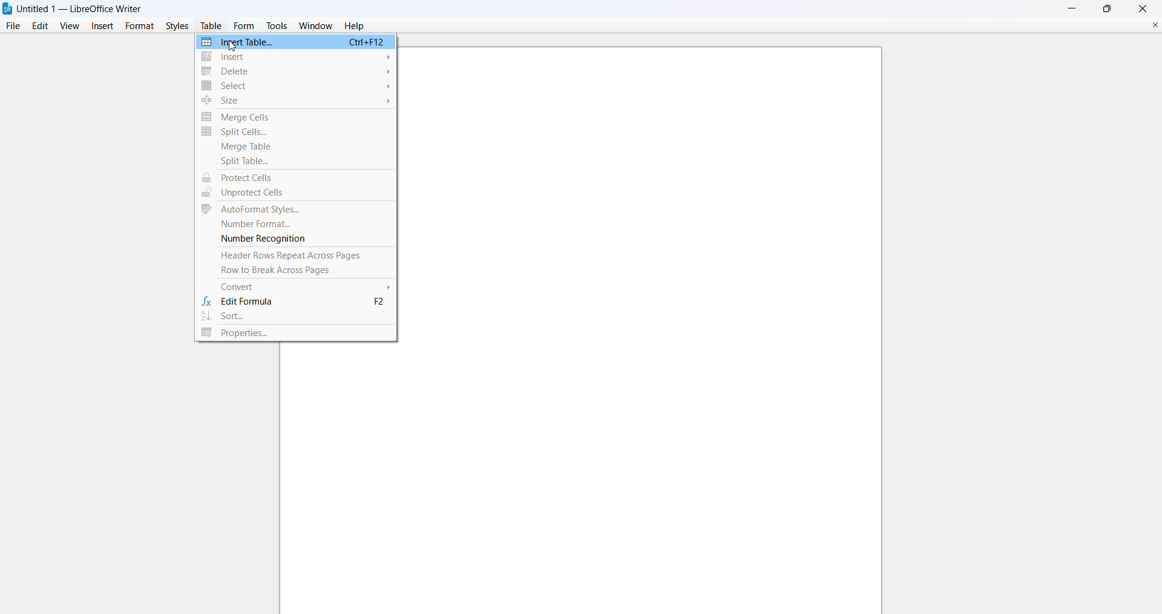  I want to click on merge table, so click(296, 147).